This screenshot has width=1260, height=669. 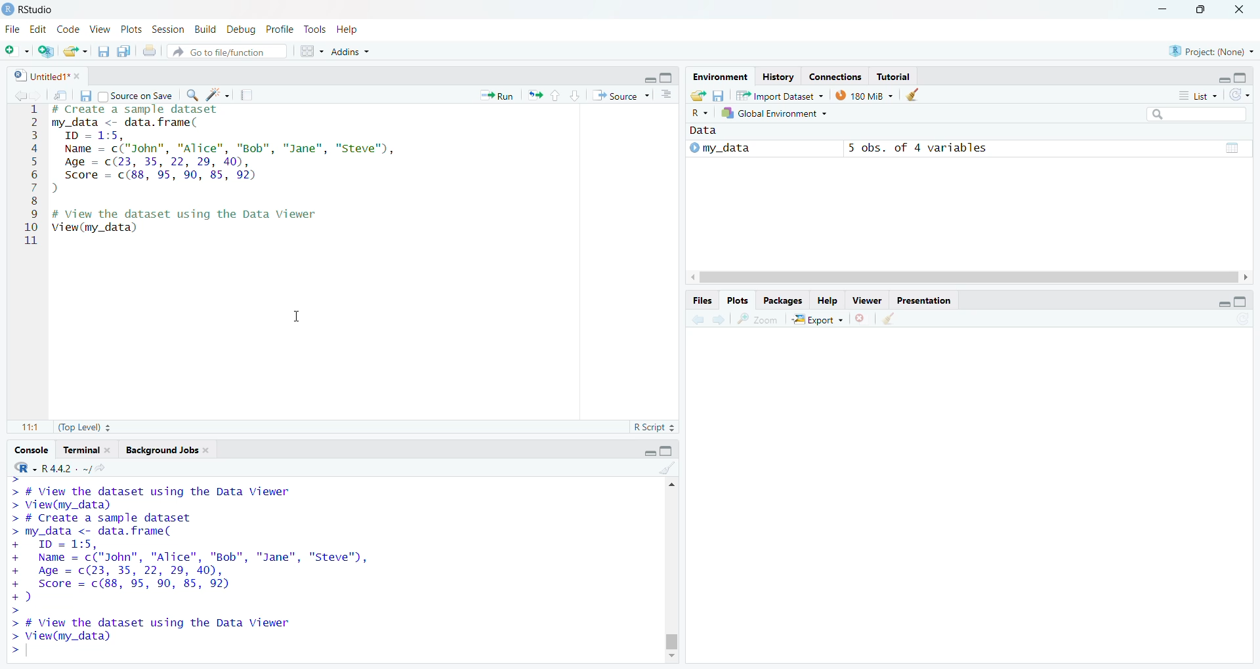 What do you see at coordinates (1200, 96) in the screenshot?
I see `List` at bounding box center [1200, 96].